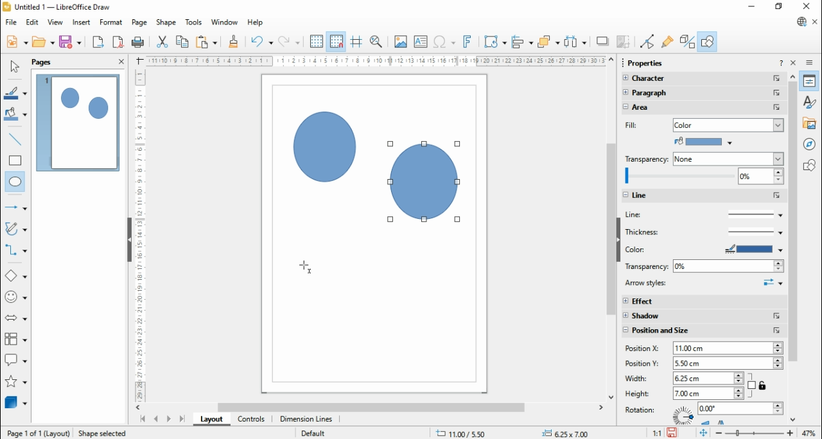  Describe the element at coordinates (669, 41) in the screenshot. I see `show glue point functions` at that location.